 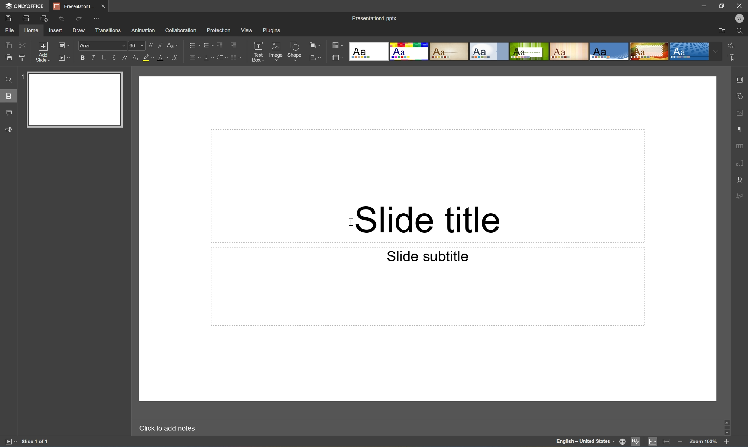 I want to click on Text Box, so click(x=256, y=50).